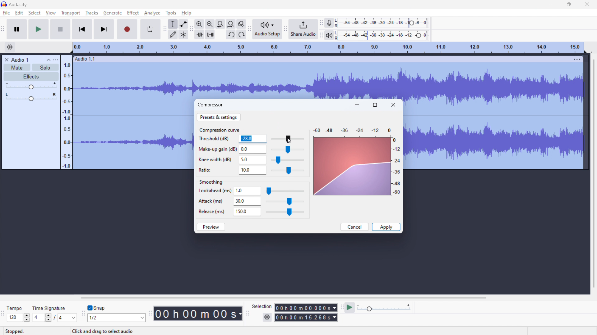  I want to click on analyze, so click(152, 13).